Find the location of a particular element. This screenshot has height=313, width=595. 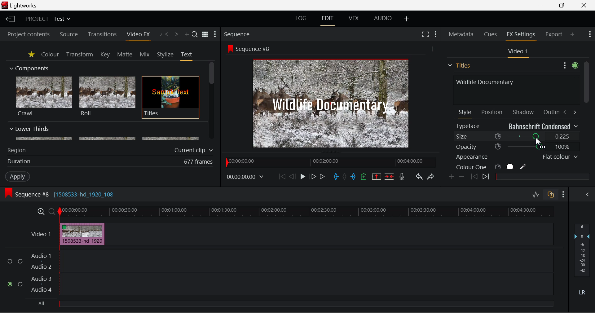

checkbox is located at coordinates (21, 284).